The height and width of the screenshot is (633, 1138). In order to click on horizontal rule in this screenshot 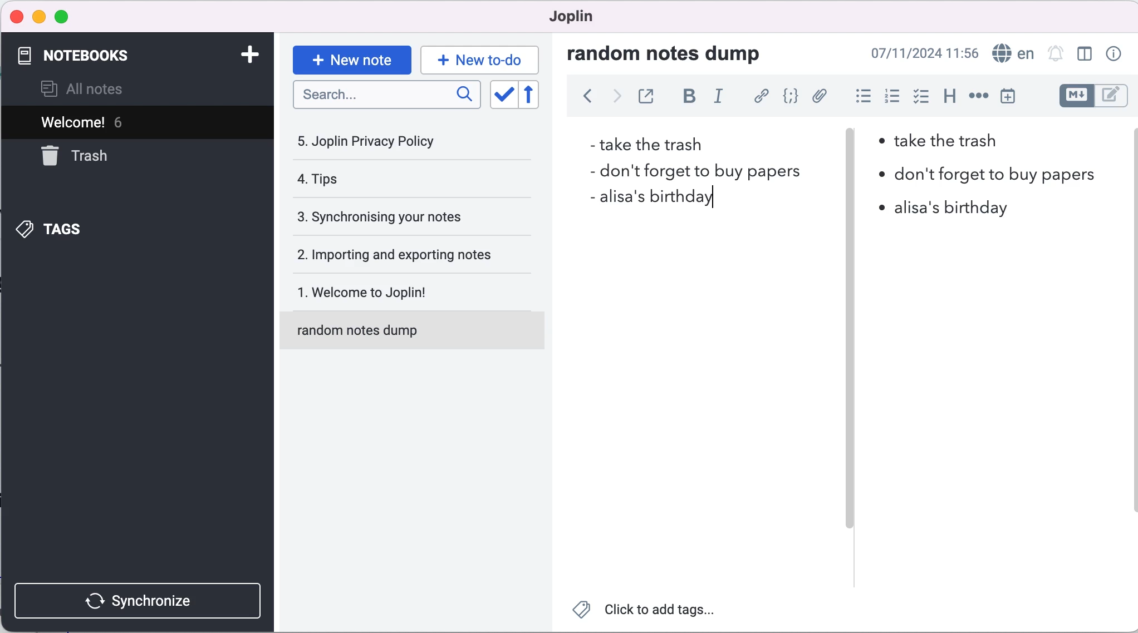, I will do `click(978, 96)`.